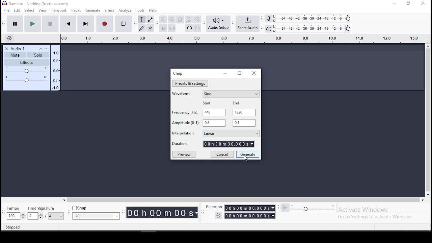  I want to click on activate windows, so click(381, 213).